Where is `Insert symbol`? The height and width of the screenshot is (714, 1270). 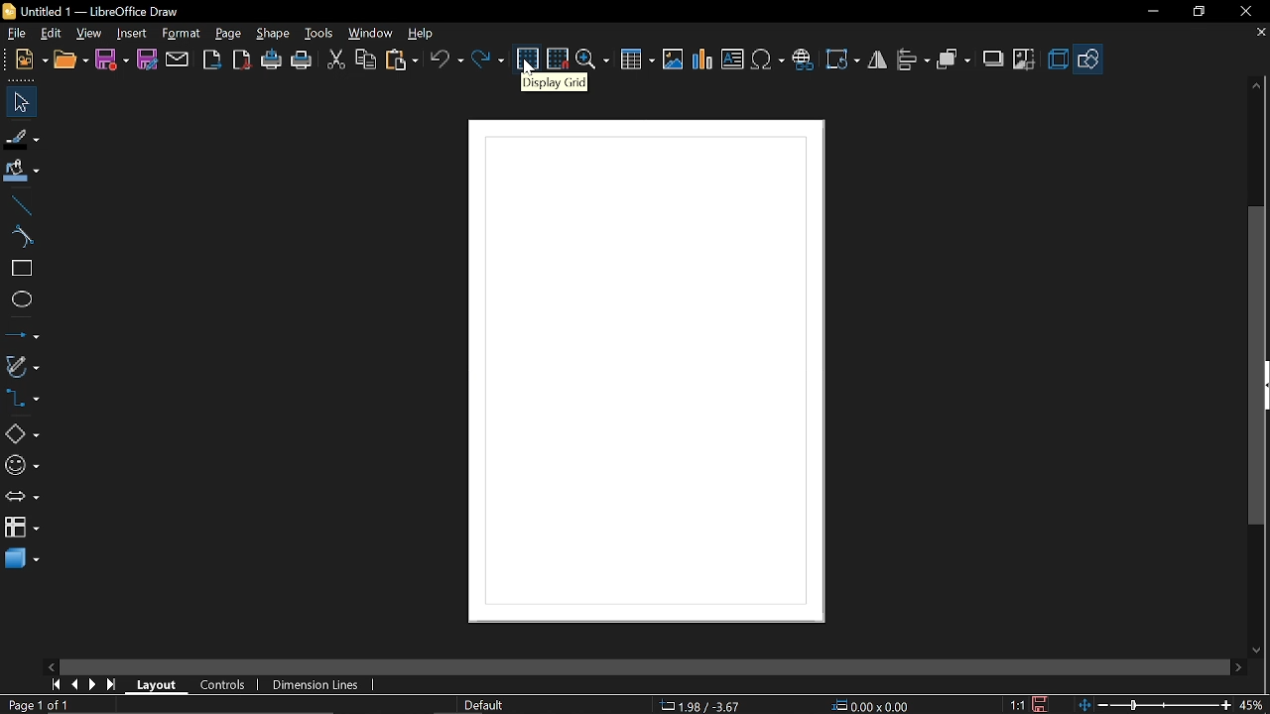
Insert symbol is located at coordinates (768, 59).